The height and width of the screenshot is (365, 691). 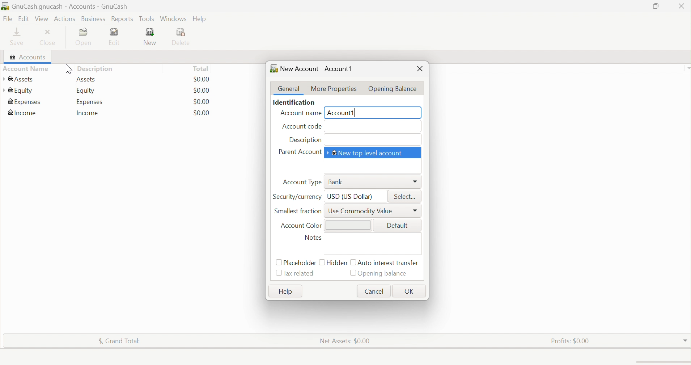 I want to click on Use commodity value, so click(x=363, y=211).